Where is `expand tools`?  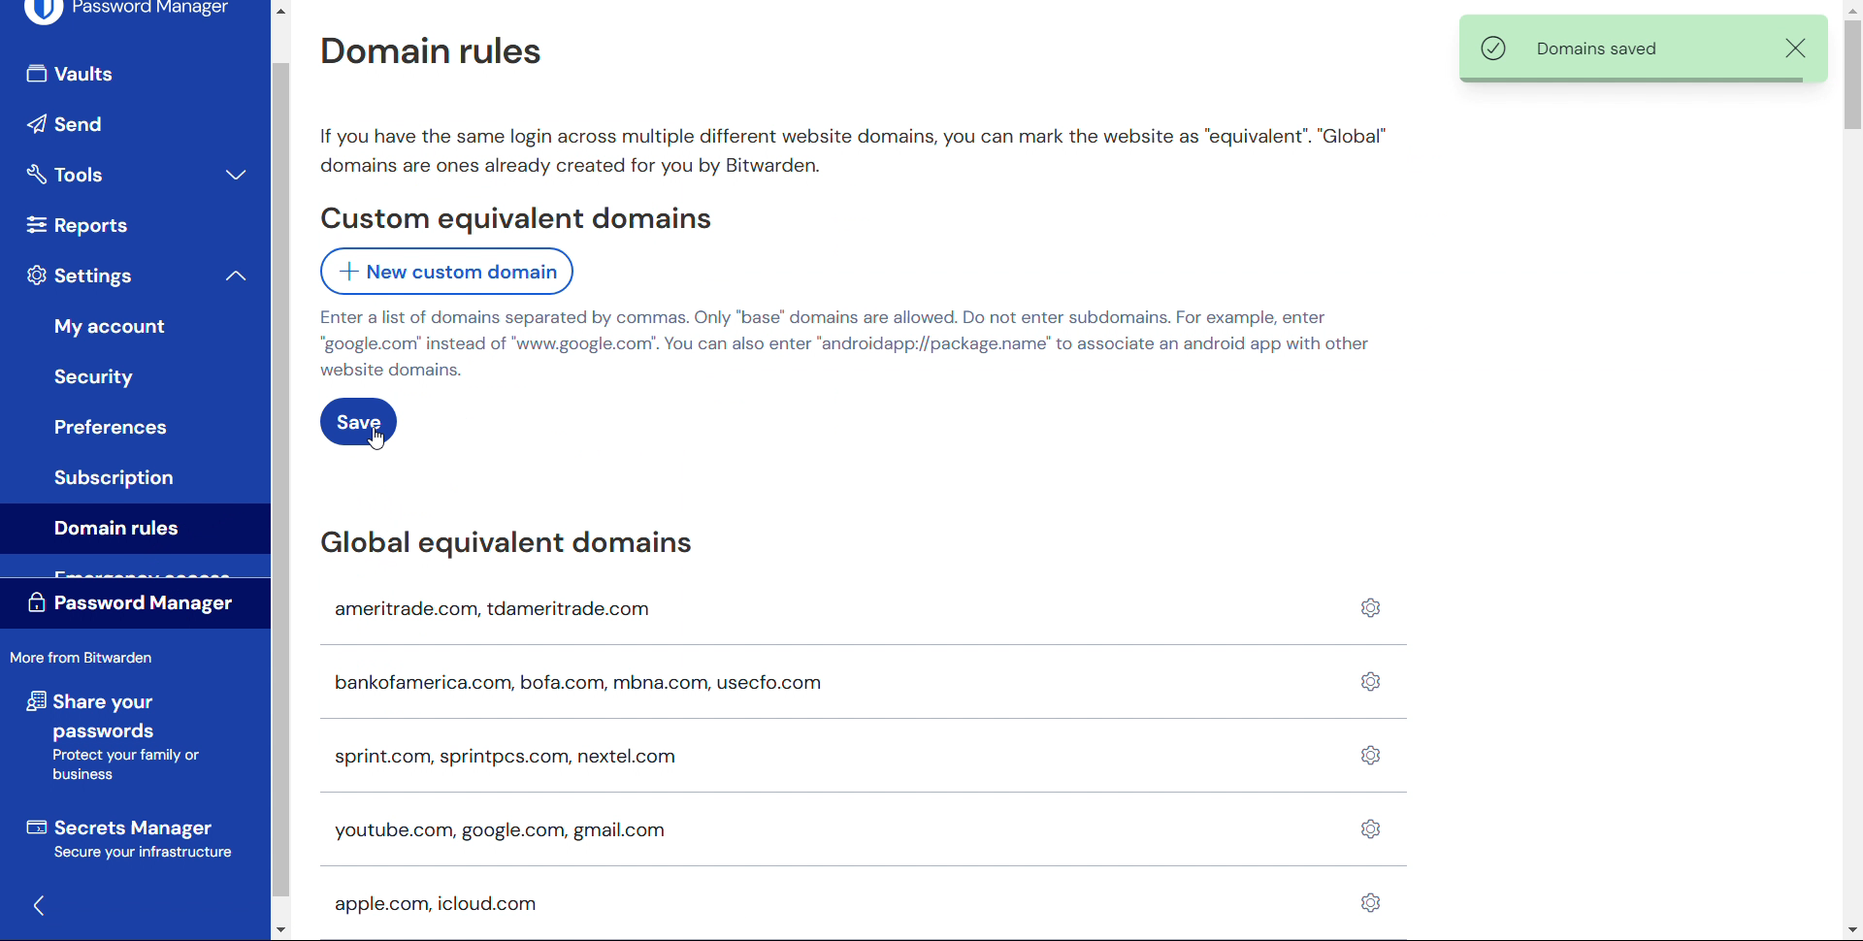
expand tools is located at coordinates (236, 173).